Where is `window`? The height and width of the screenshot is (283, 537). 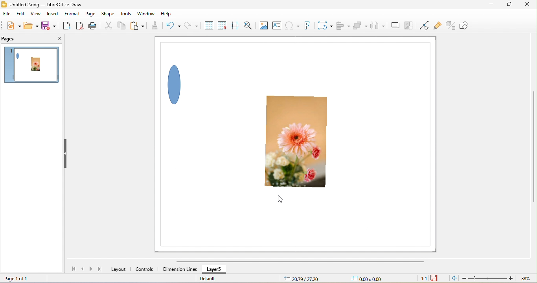
window is located at coordinates (145, 14).